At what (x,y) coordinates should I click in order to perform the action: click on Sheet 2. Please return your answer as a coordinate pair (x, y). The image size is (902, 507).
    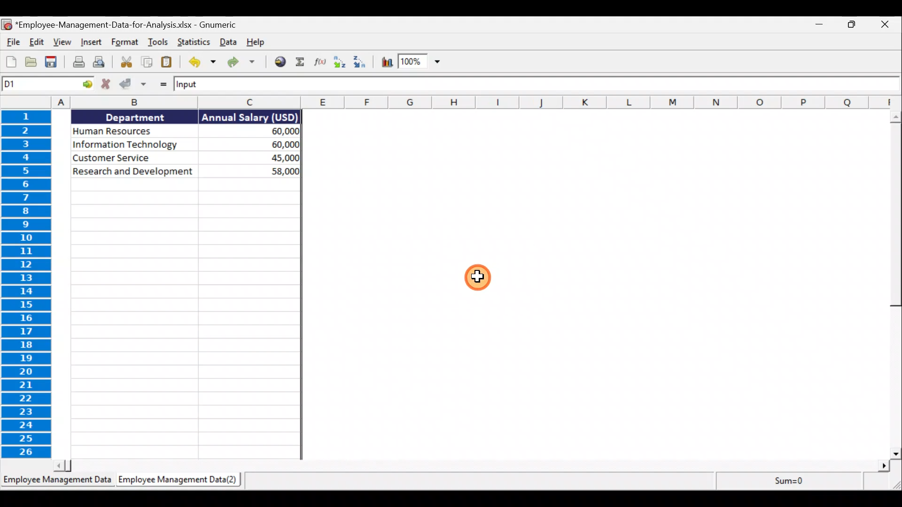
    Looking at the image, I should click on (179, 479).